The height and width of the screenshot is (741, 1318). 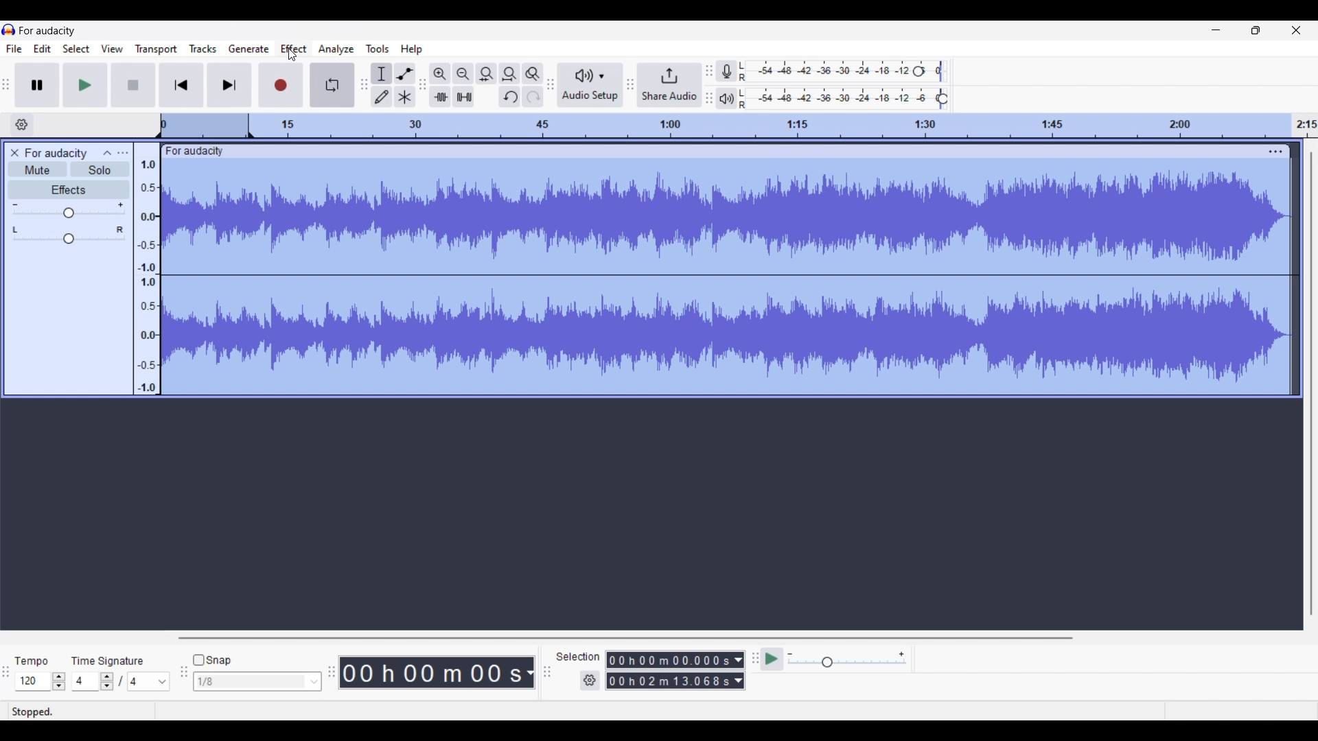 I want to click on Edit menu, so click(x=43, y=49).